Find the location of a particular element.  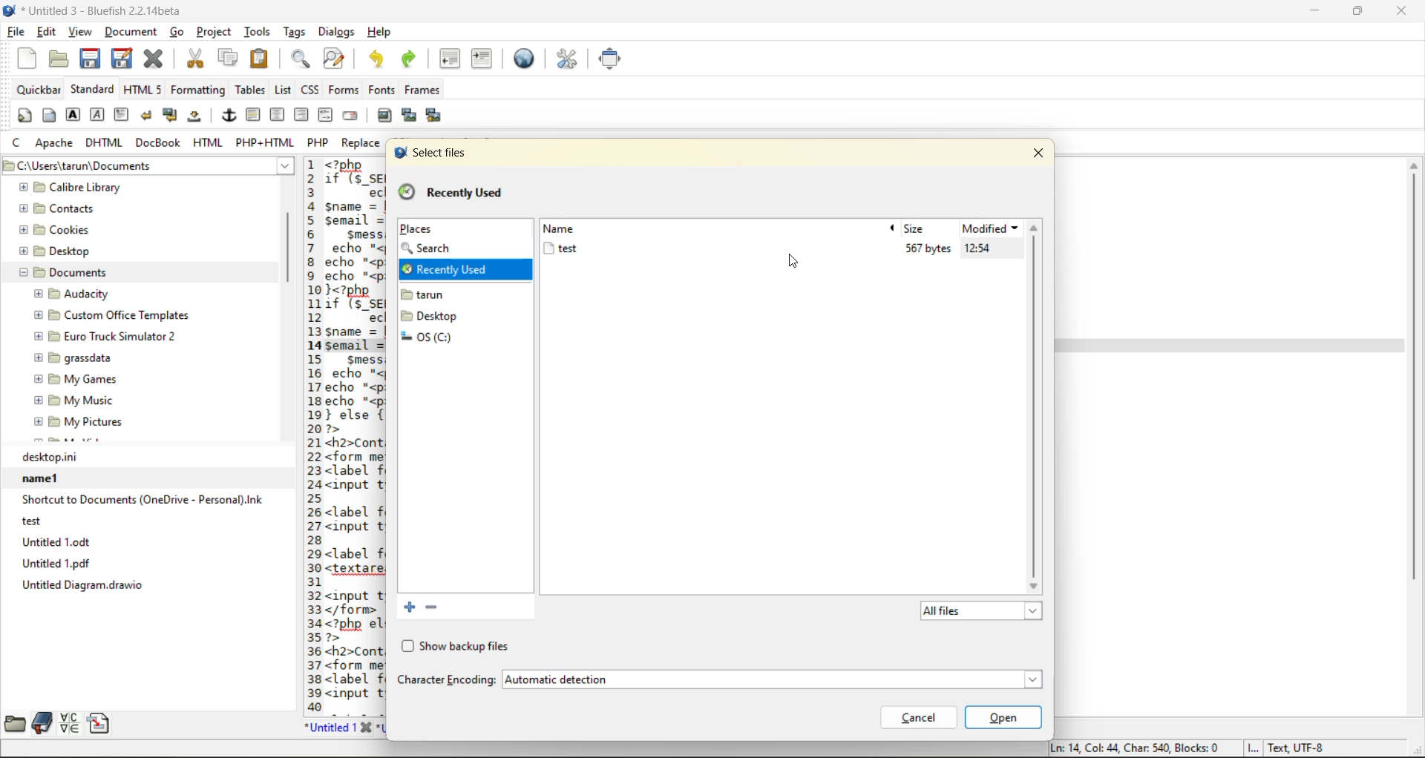

strong is located at coordinates (73, 117).